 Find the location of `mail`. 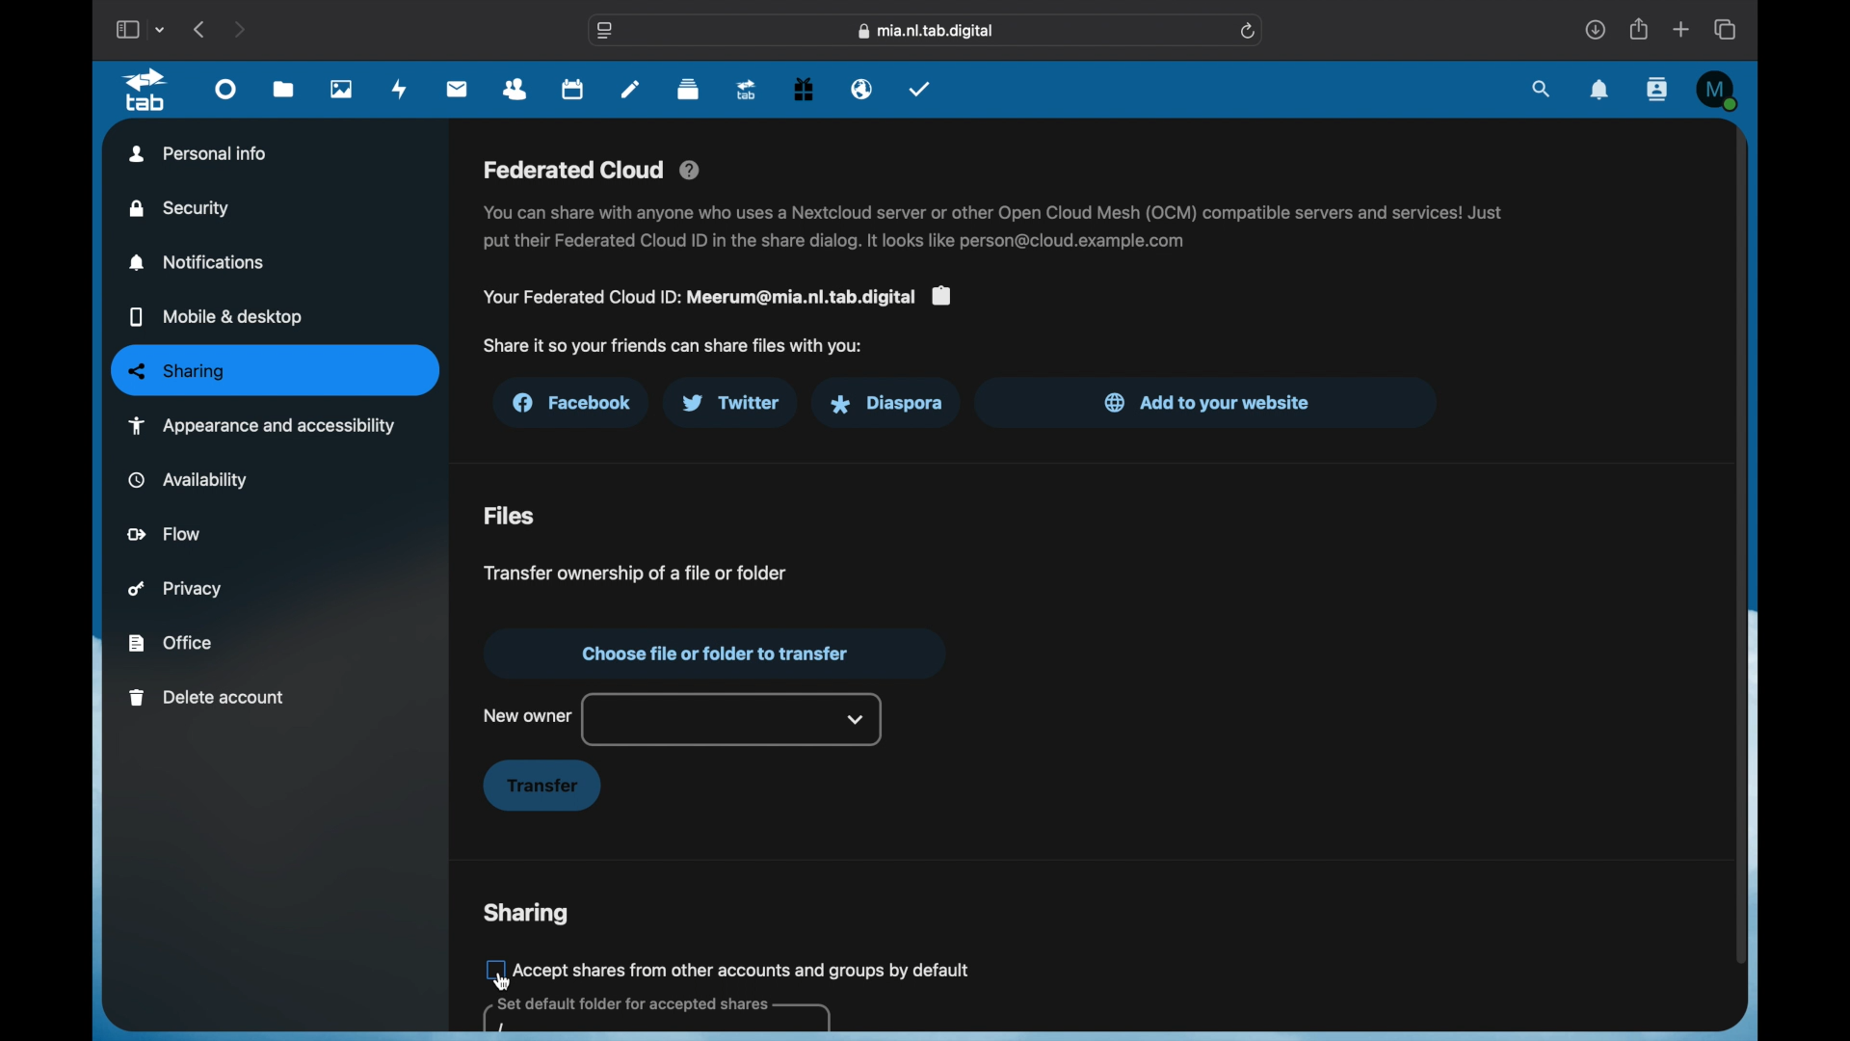

mail is located at coordinates (459, 89).